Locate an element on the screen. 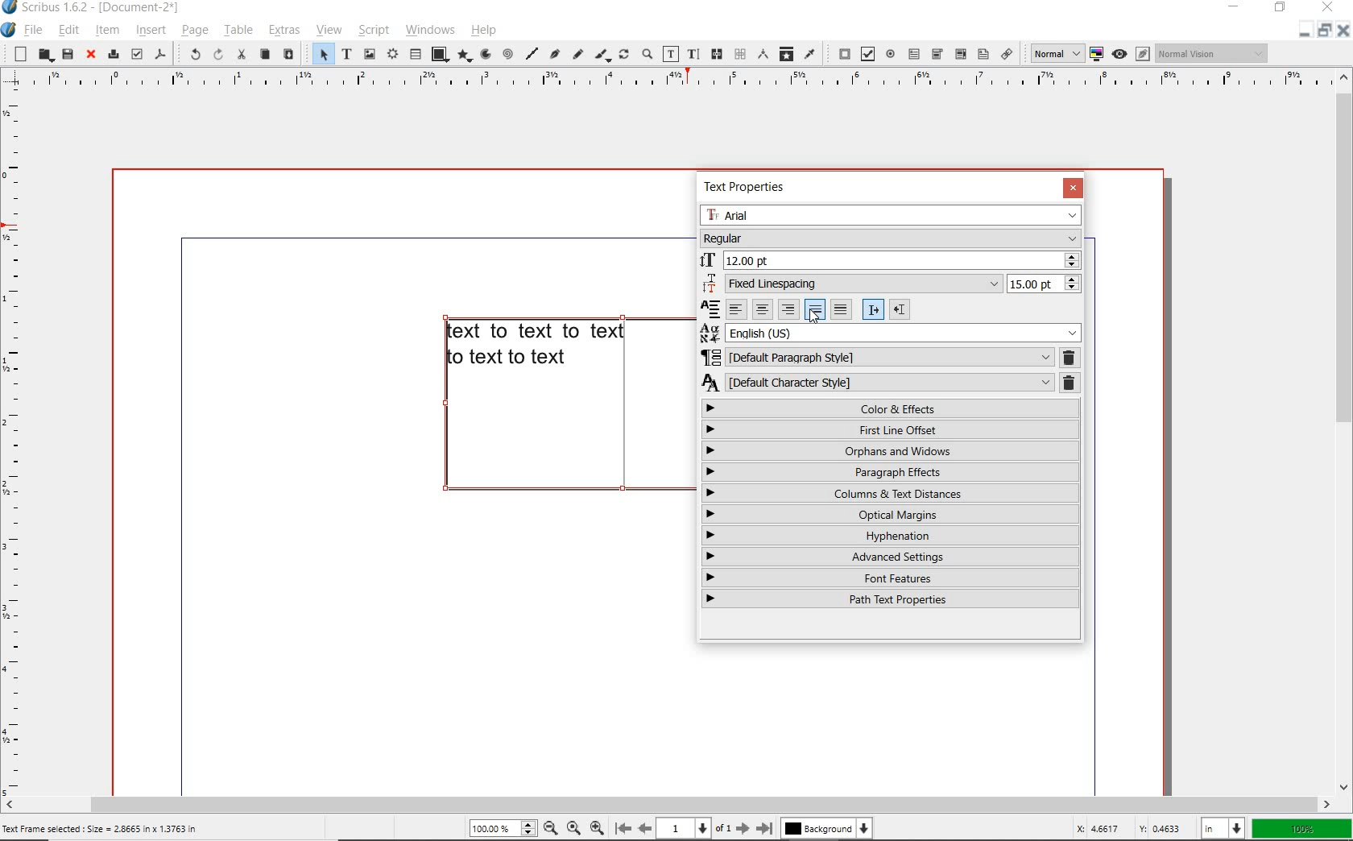 The height and width of the screenshot is (841, 1353). TEXT PROPERTIES is located at coordinates (747, 187).